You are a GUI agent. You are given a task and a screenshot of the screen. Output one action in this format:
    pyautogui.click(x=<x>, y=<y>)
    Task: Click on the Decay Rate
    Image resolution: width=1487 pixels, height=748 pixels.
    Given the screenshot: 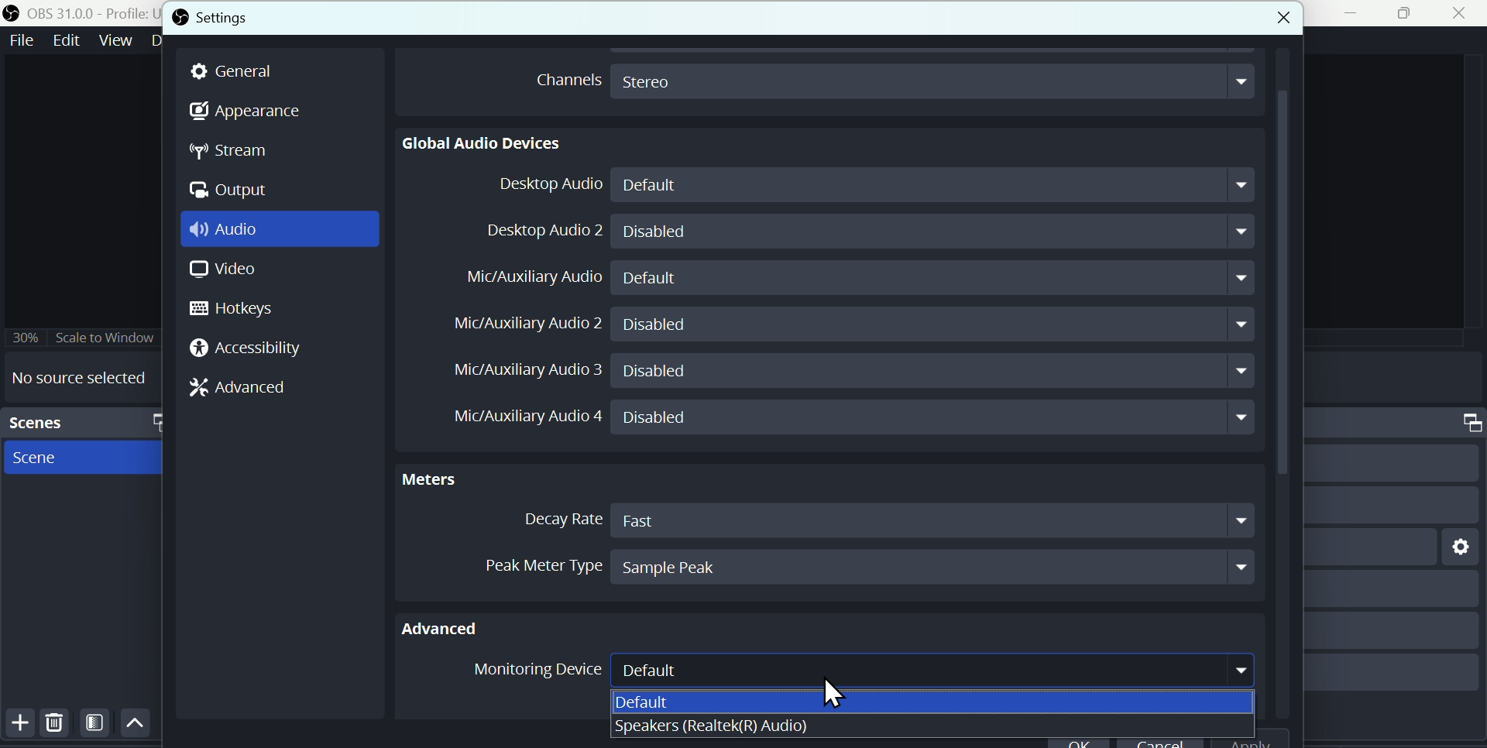 What is the action you would take?
    pyautogui.click(x=557, y=520)
    